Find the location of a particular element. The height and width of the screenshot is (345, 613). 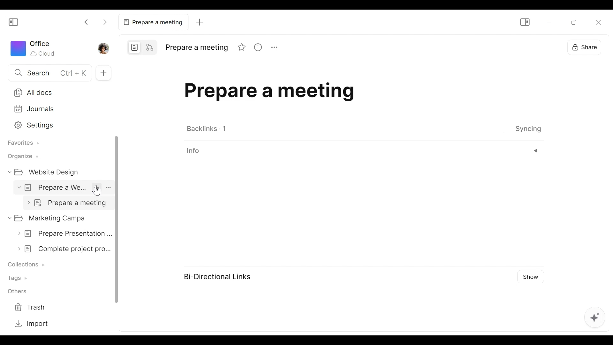

Folder is located at coordinates (47, 172).